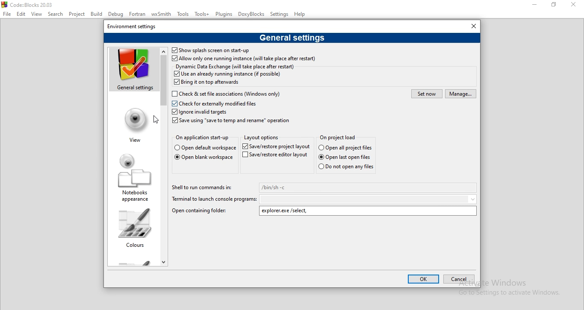 The height and width of the screenshot is (310, 584). I want to click on Open last open files, so click(345, 157).